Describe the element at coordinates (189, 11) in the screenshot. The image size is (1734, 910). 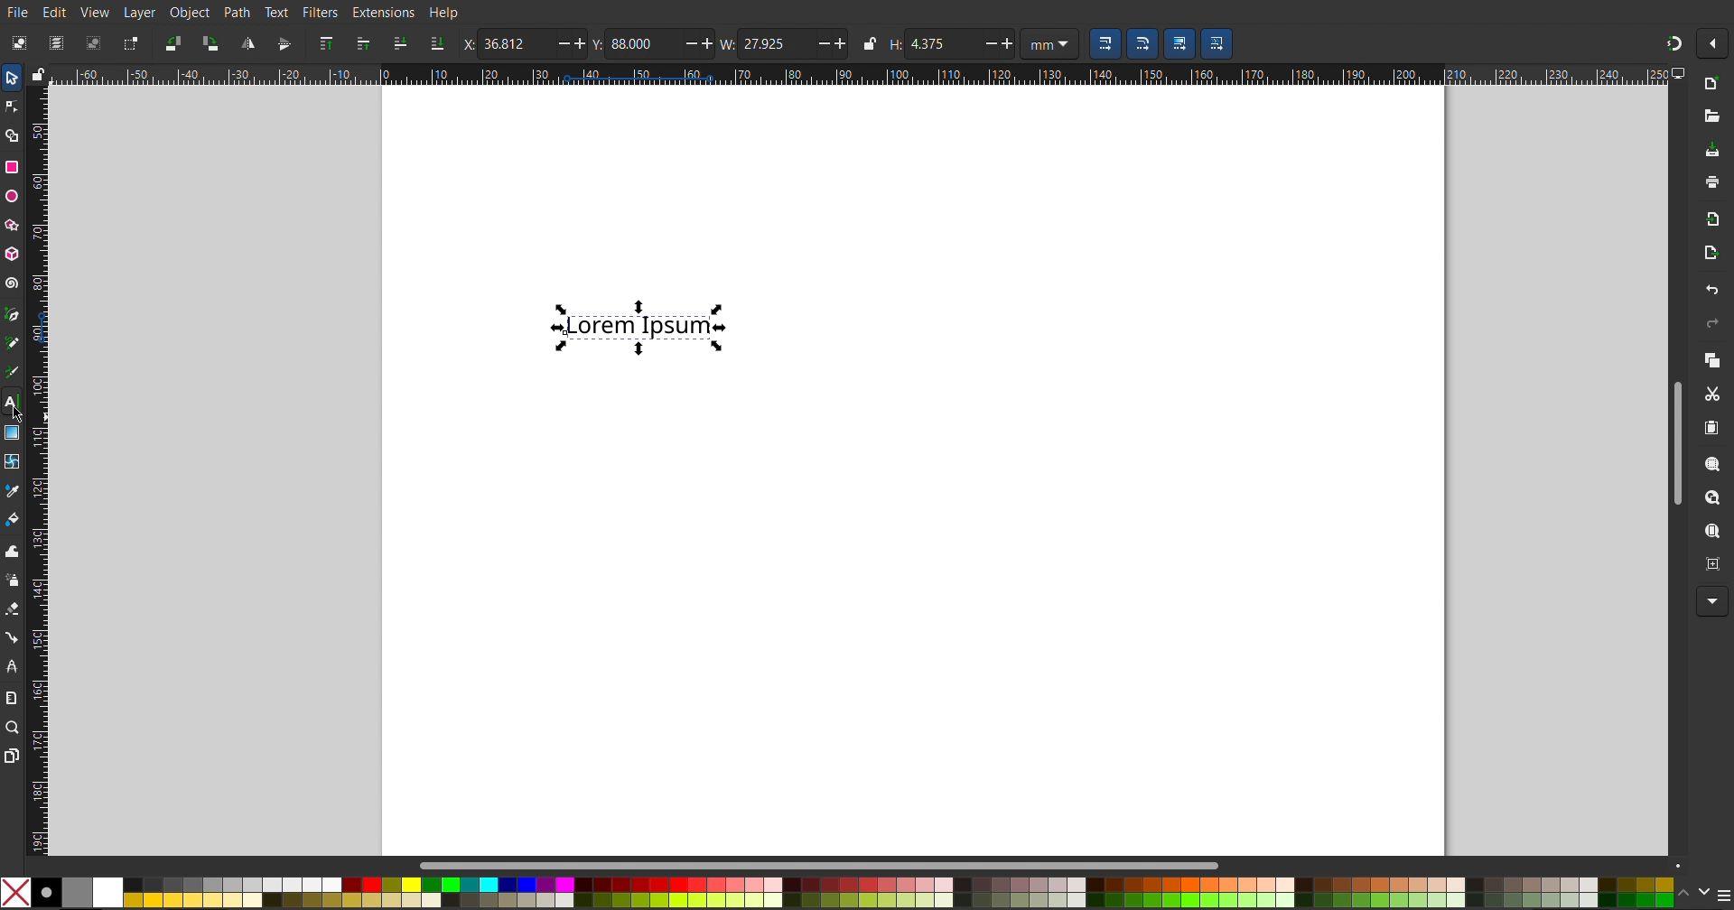
I see `Object` at that location.